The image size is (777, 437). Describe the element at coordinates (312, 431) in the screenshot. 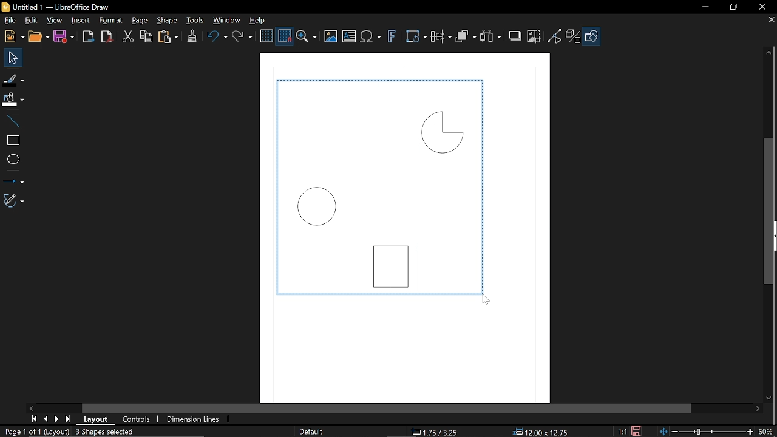

I see `slide Master name` at that location.